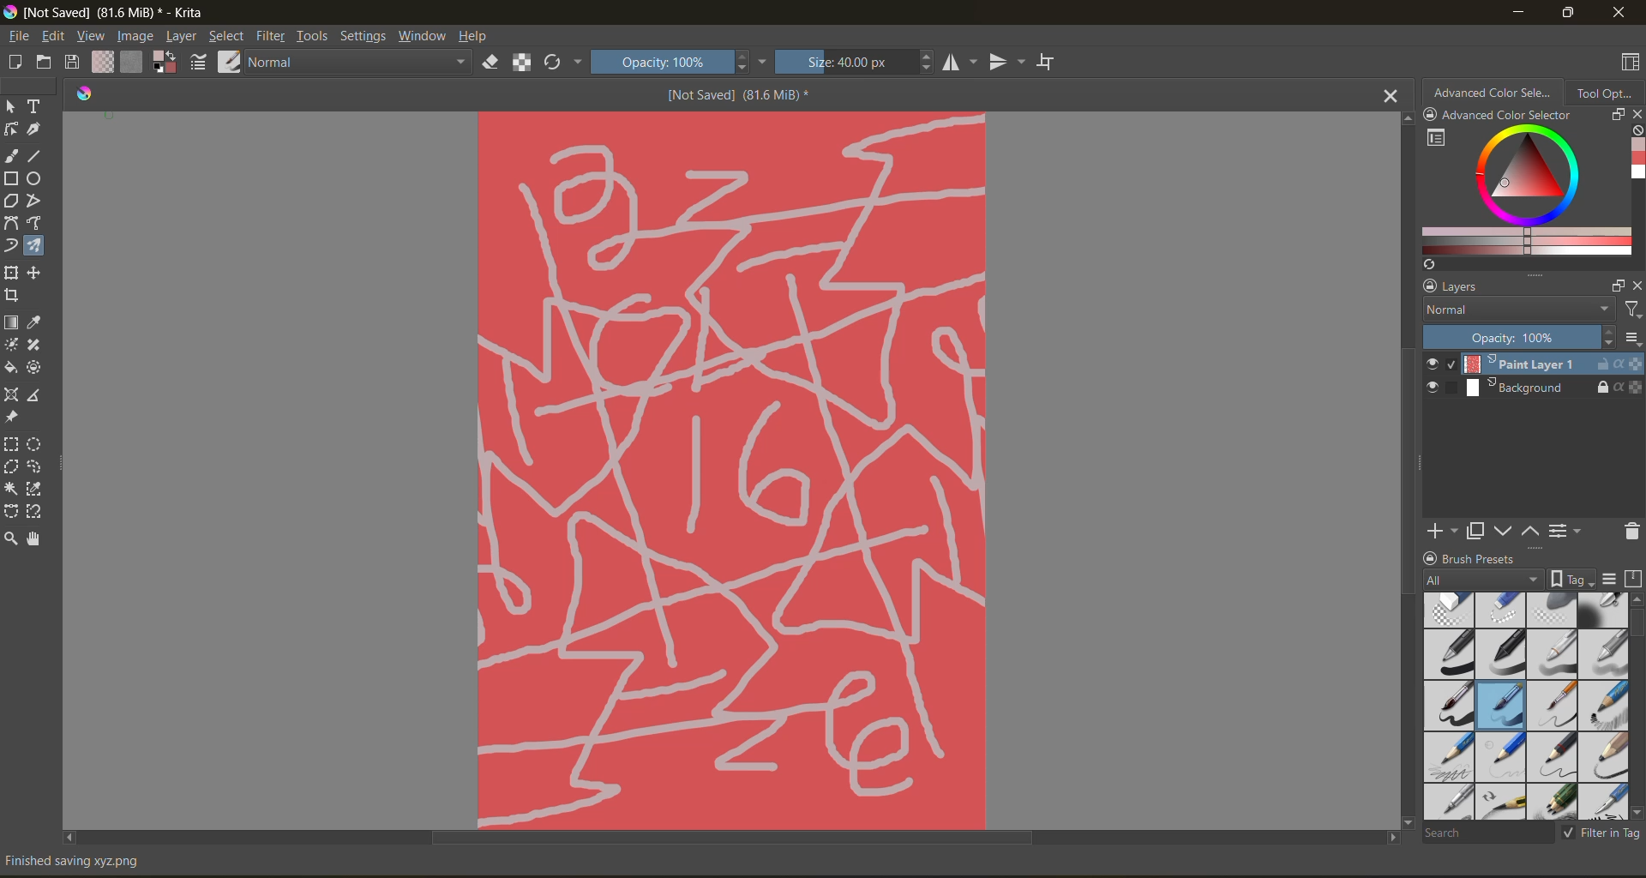 The width and height of the screenshot is (1646, 878). I want to click on tool, so click(10, 467).